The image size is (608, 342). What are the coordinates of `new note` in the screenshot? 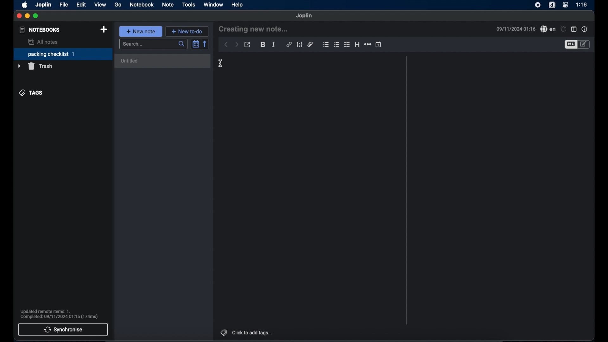 It's located at (141, 31).